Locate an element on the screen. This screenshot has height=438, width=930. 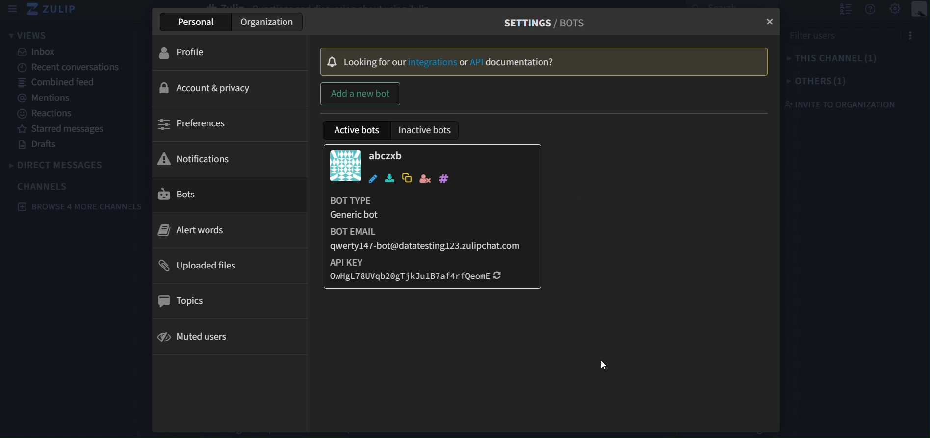
bell icon is located at coordinates (330, 62).